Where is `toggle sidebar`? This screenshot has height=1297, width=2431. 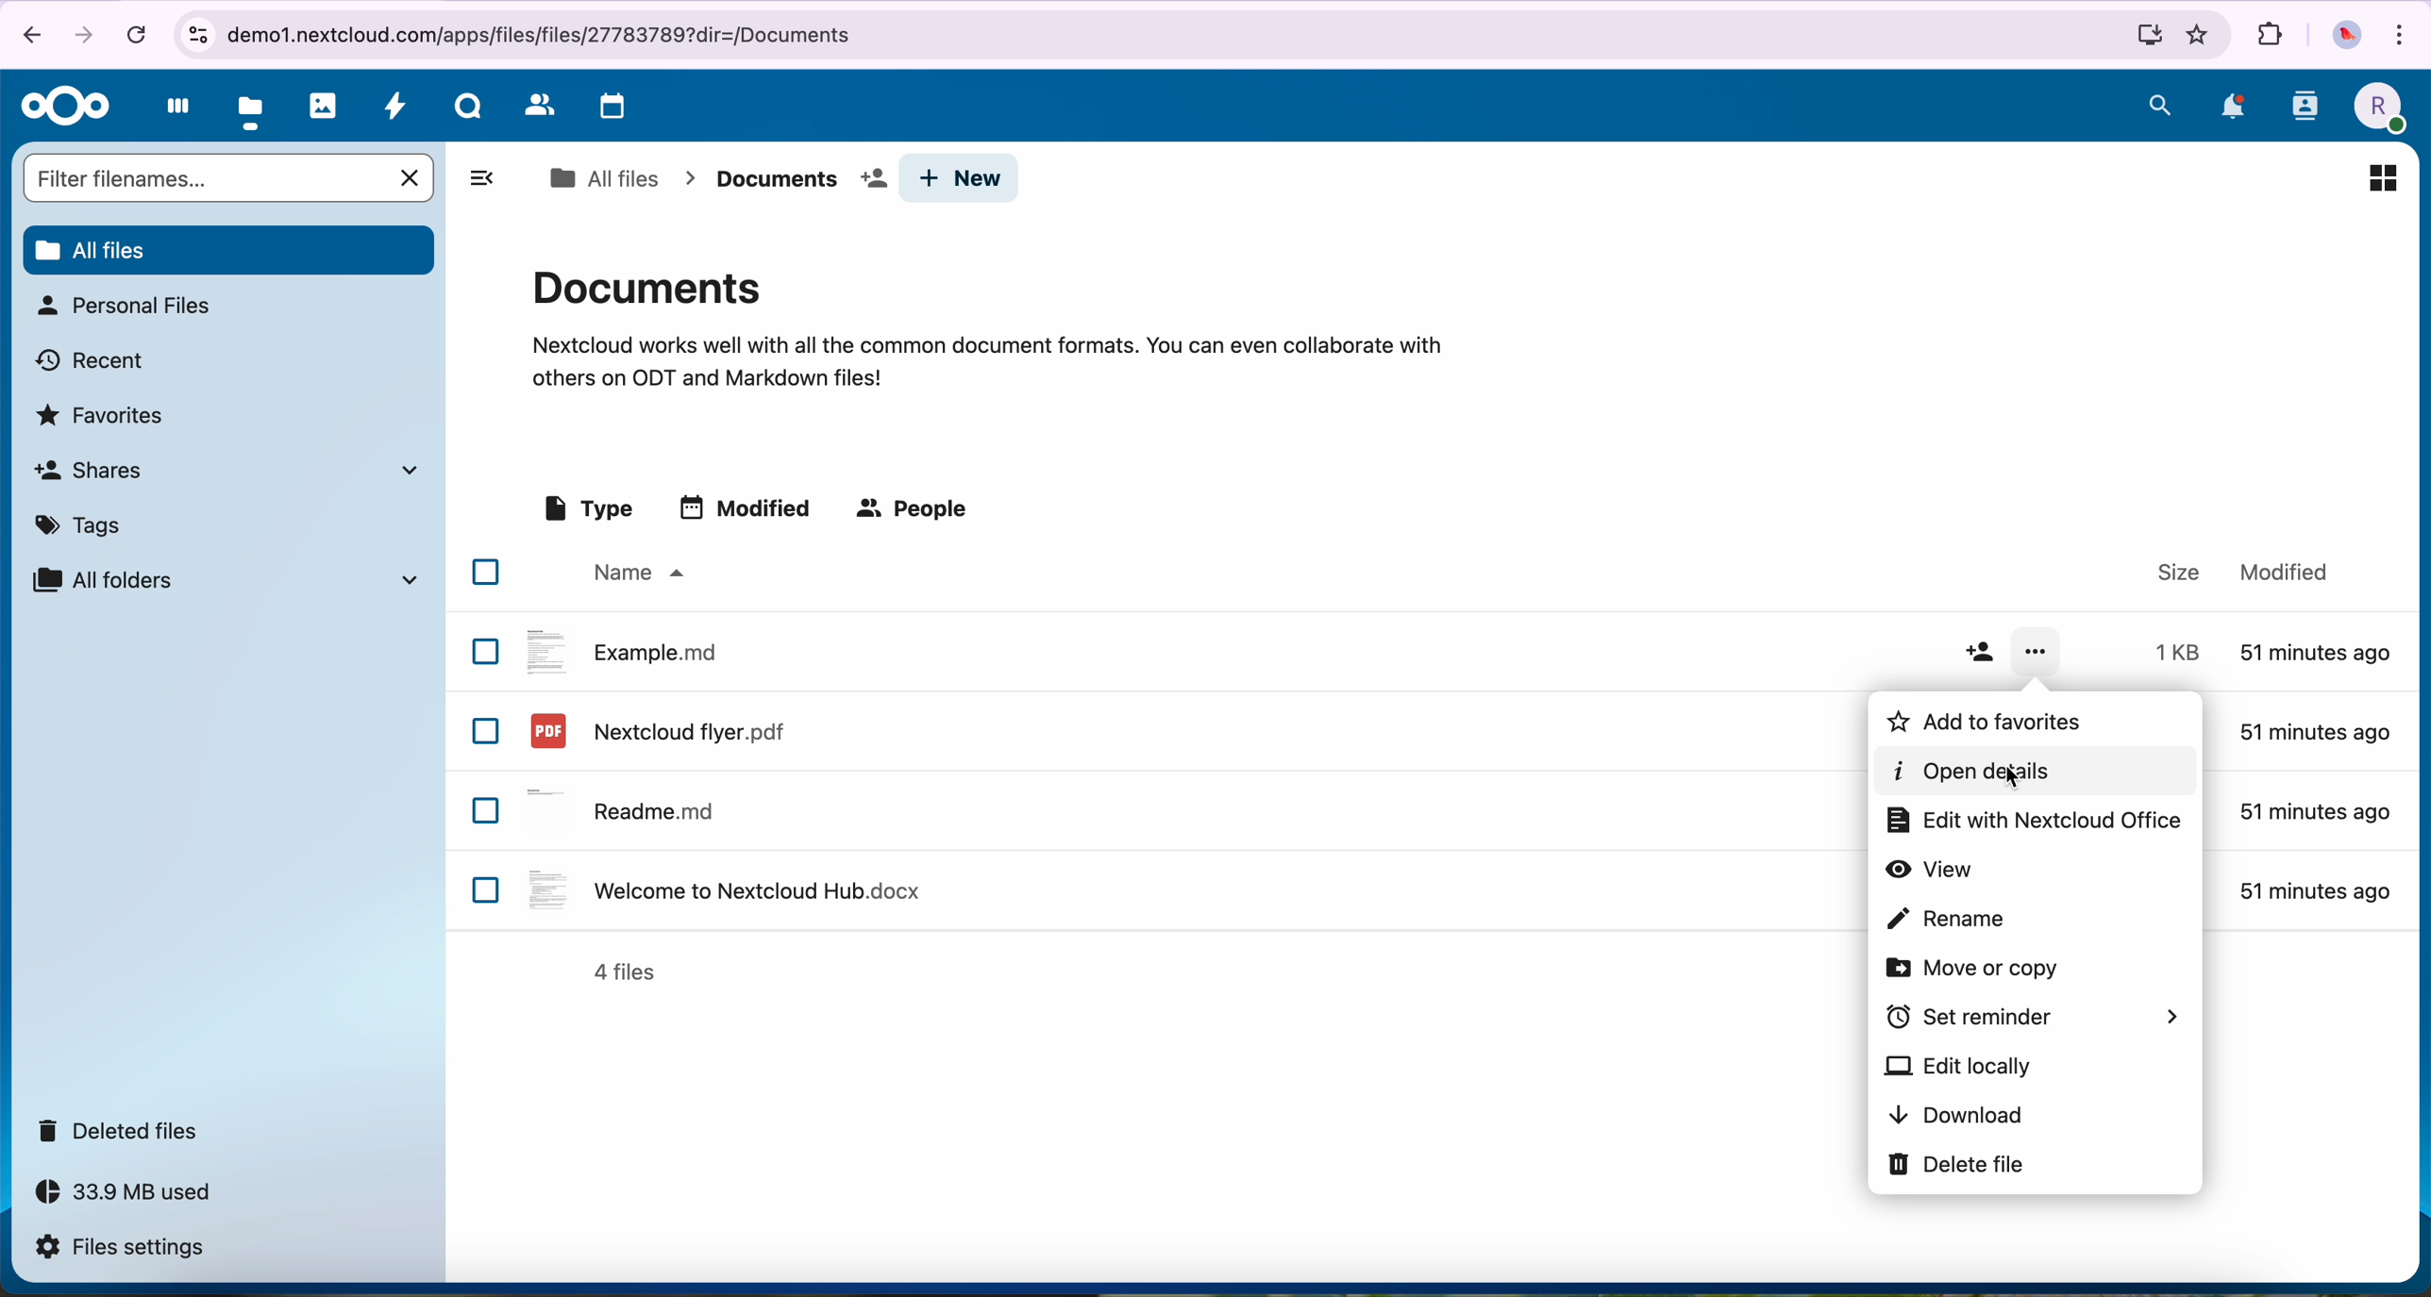 toggle sidebar is located at coordinates (480, 177).